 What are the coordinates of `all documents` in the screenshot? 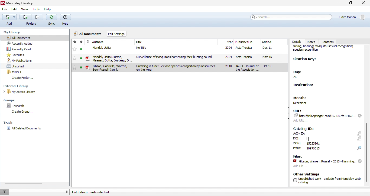 It's located at (88, 33).